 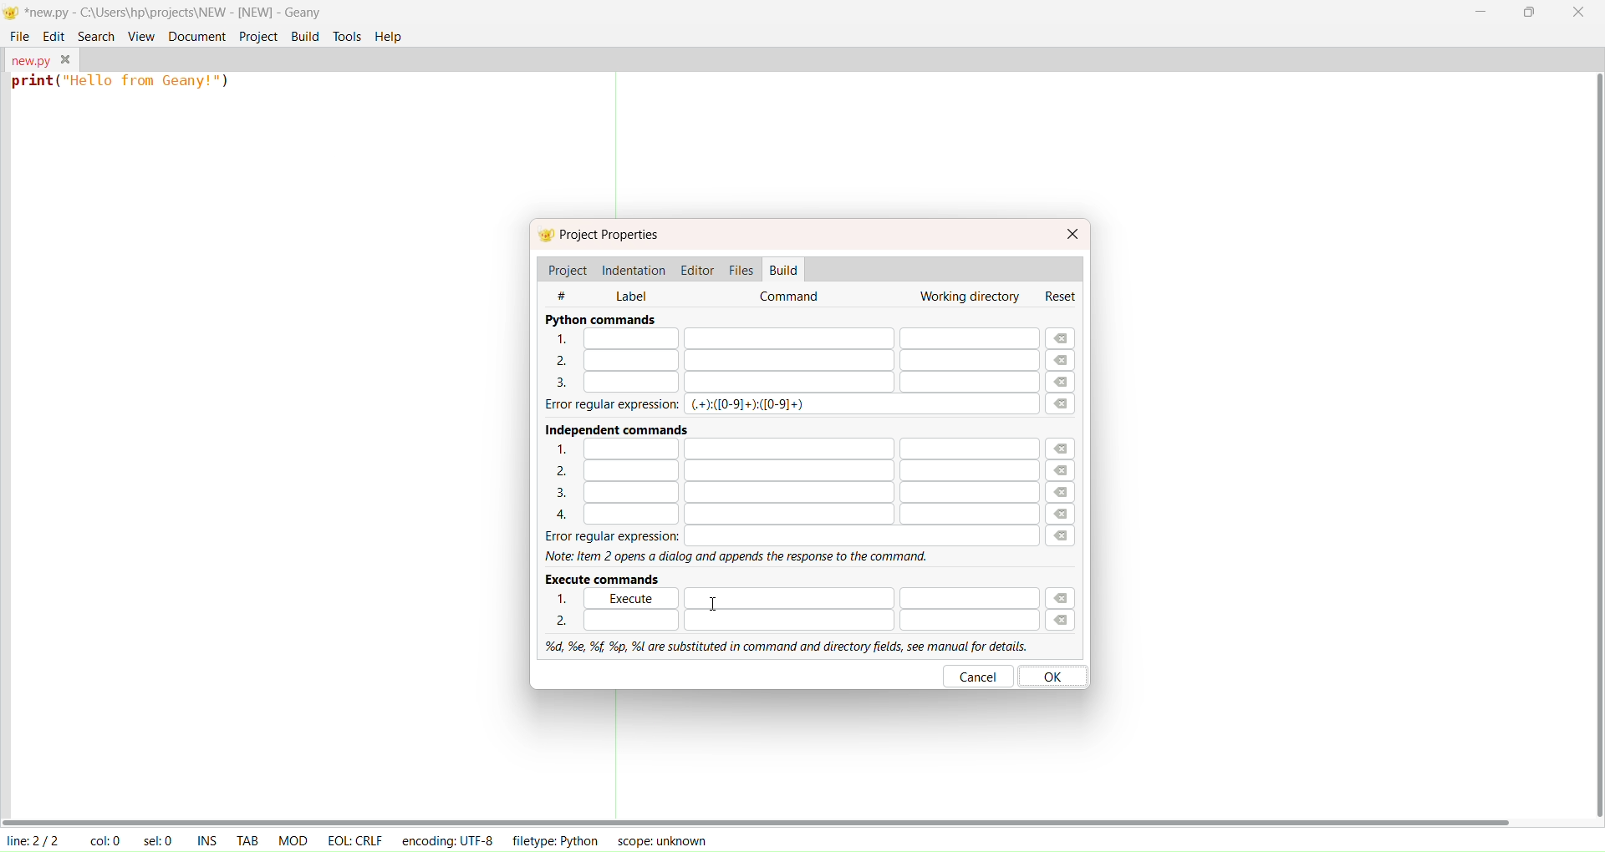 What do you see at coordinates (141, 34) in the screenshot?
I see `view` at bounding box center [141, 34].